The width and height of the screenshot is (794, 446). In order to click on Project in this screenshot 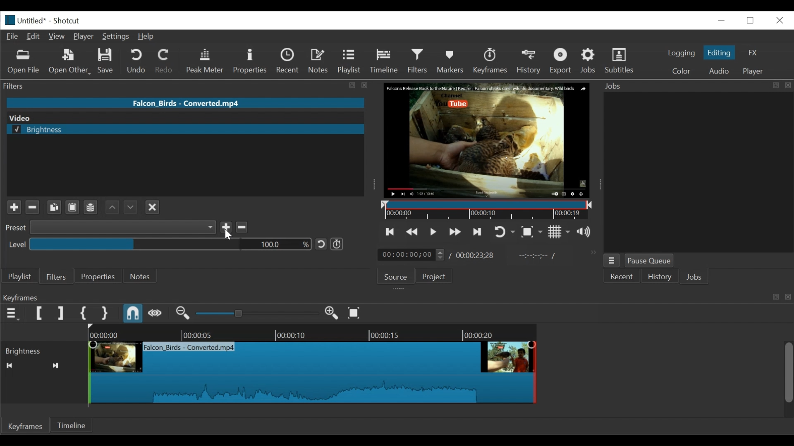, I will do `click(434, 276)`.